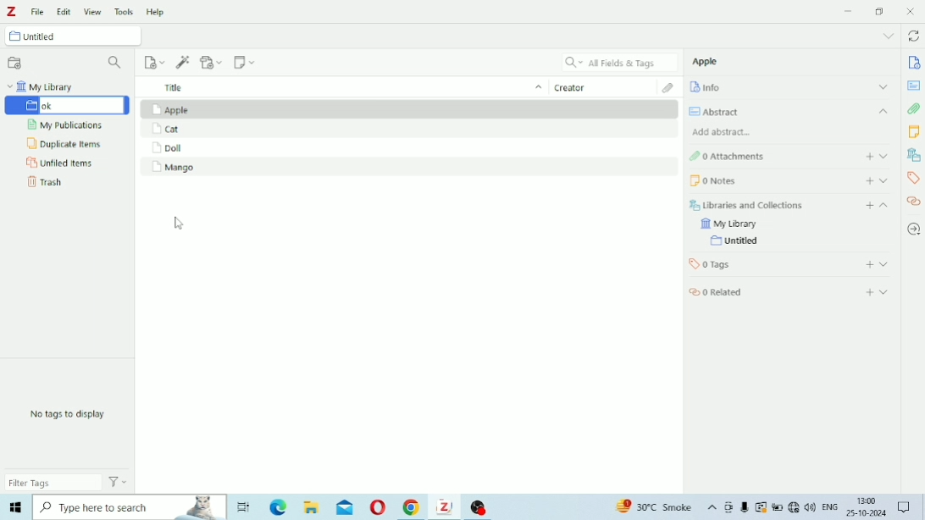  Describe the element at coordinates (889, 35) in the screenshot. I see `List all tabs` at that location.